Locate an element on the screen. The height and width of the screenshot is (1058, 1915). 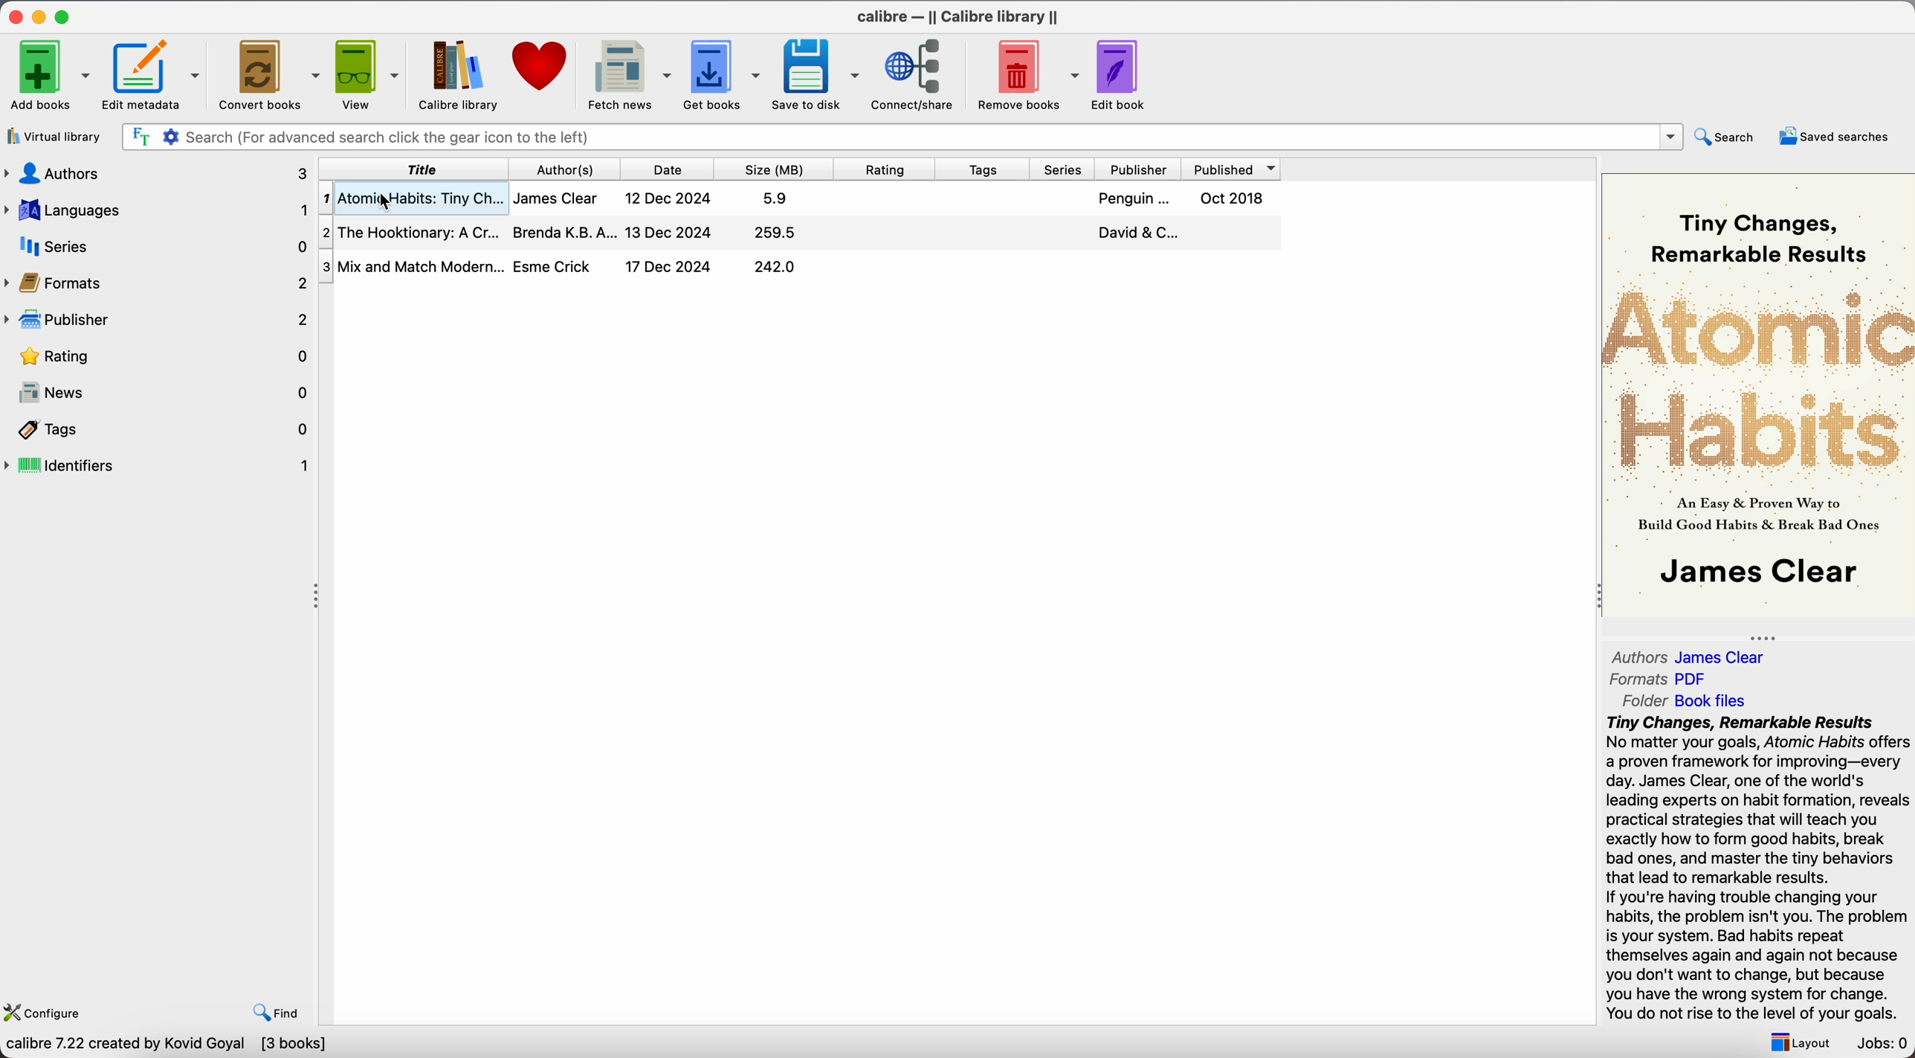
get books is located at coordinates (723, 75).